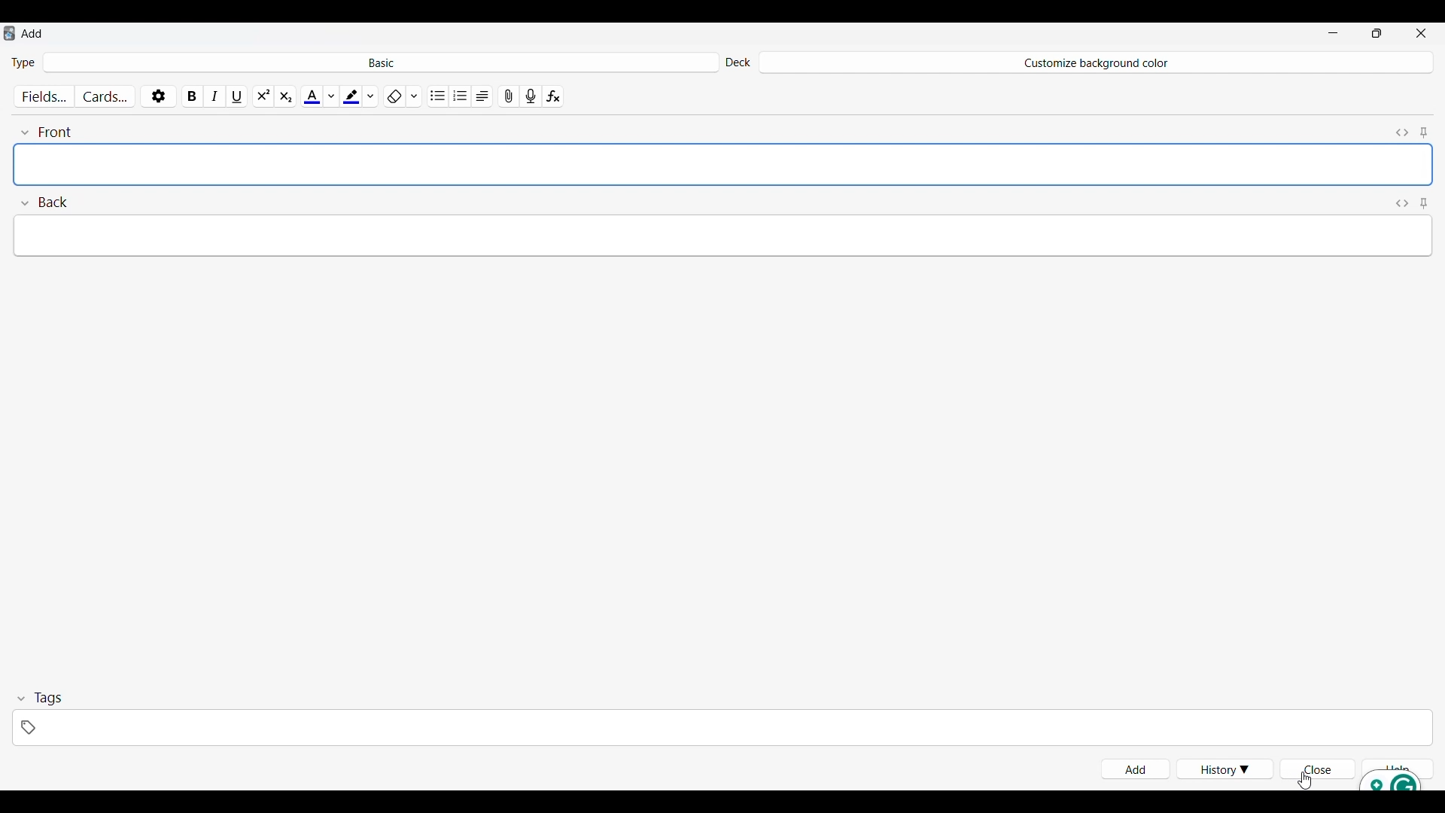 The image size is (1445, 813). Describe the element at coordinates (46, 94) in the screenshot. I see `Customize fields` at that location.